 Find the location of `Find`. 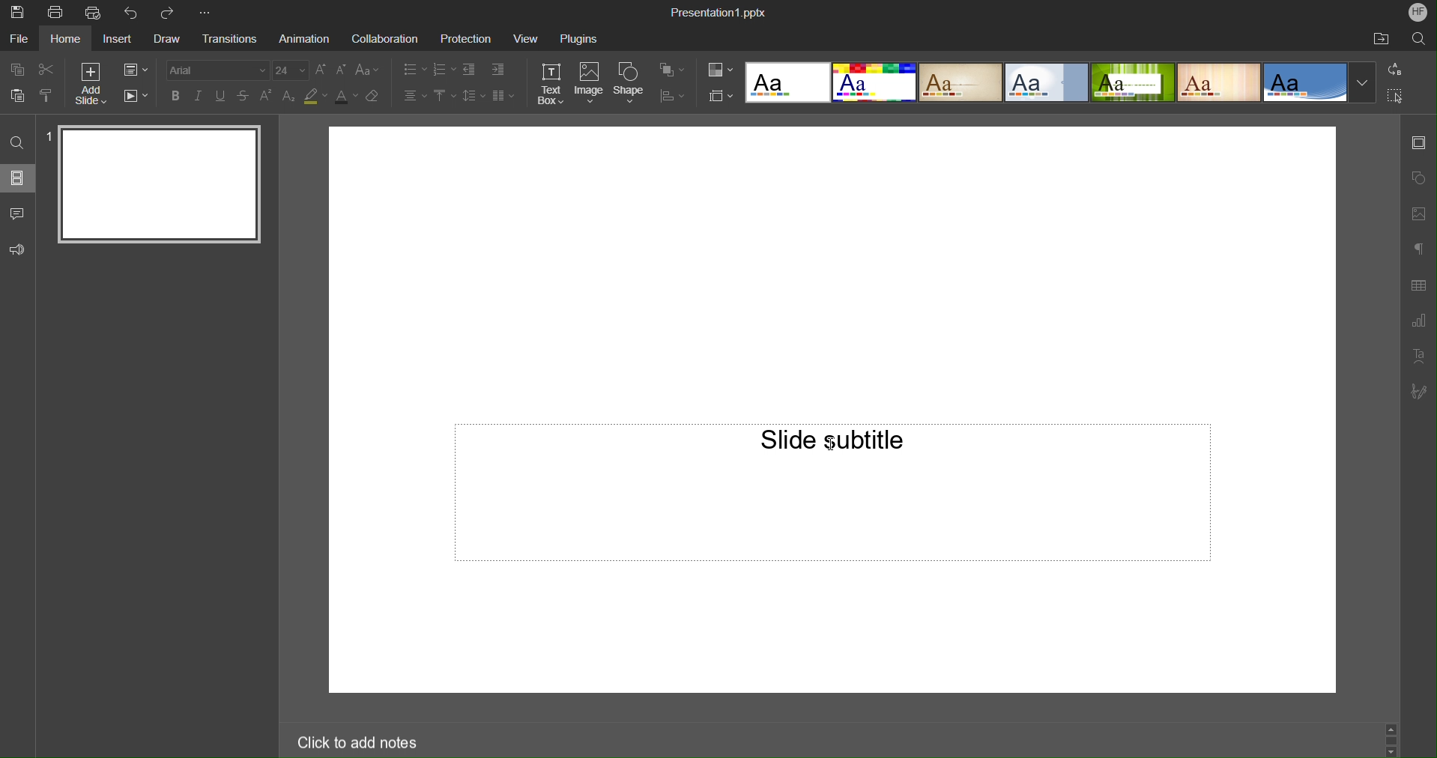

Find is located at coordinates (14, 142).